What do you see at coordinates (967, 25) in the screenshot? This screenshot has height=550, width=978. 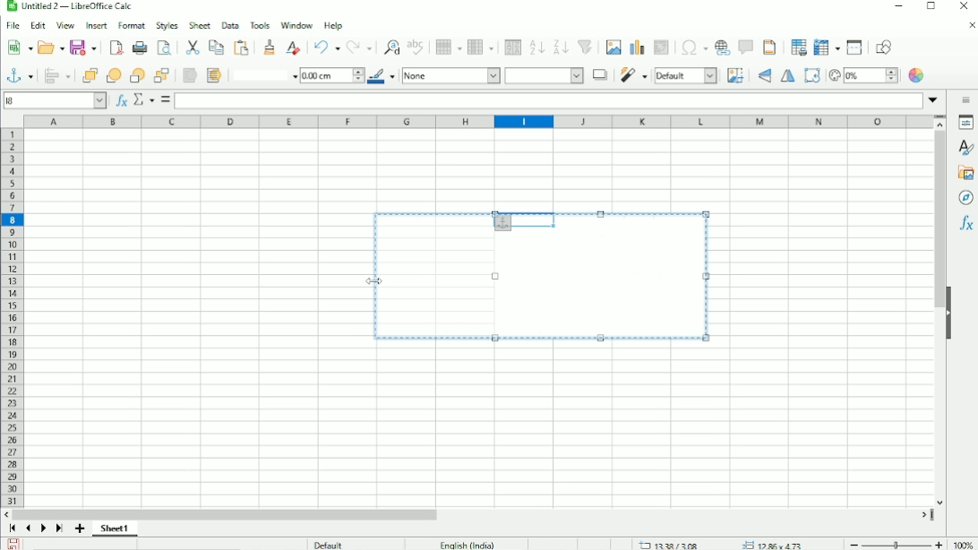 I see `Close document` at bounding box center [967, 25].